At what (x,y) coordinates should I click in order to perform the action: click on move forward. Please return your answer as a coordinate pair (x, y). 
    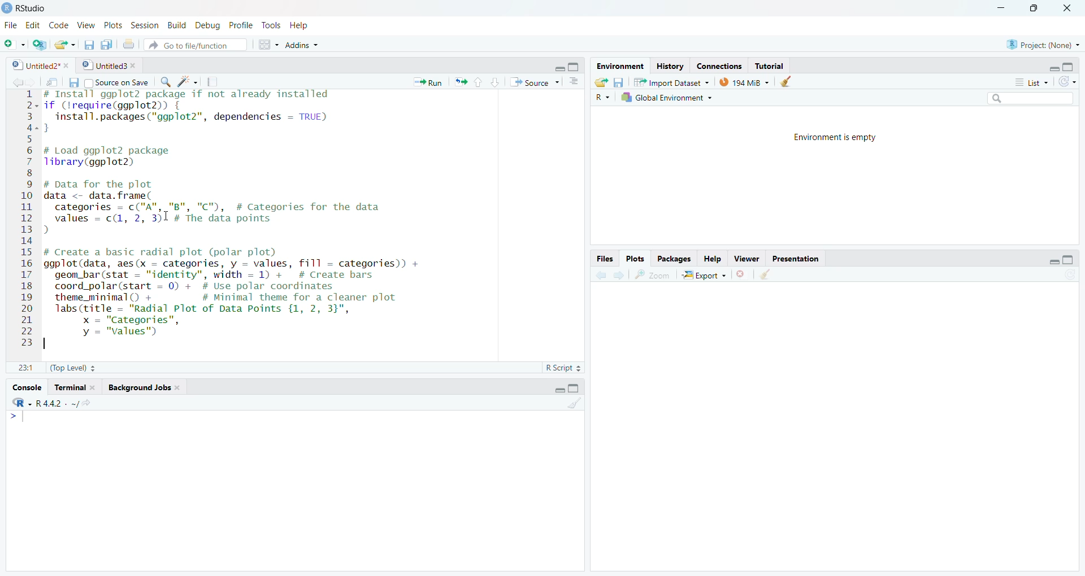
    Looking at the image, I should click on (32, 83).